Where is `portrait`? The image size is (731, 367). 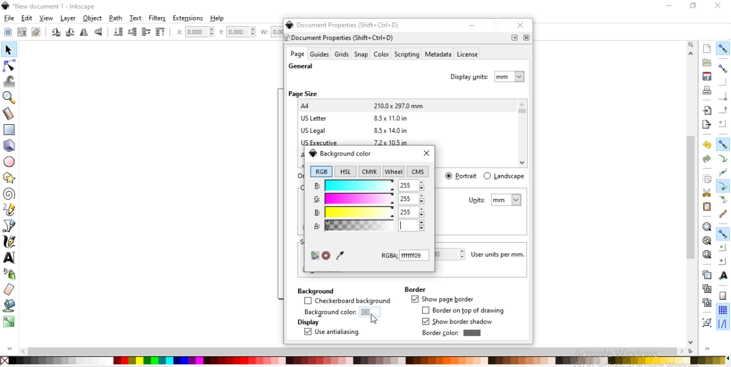
portrait is located at coordinates (462, 176).